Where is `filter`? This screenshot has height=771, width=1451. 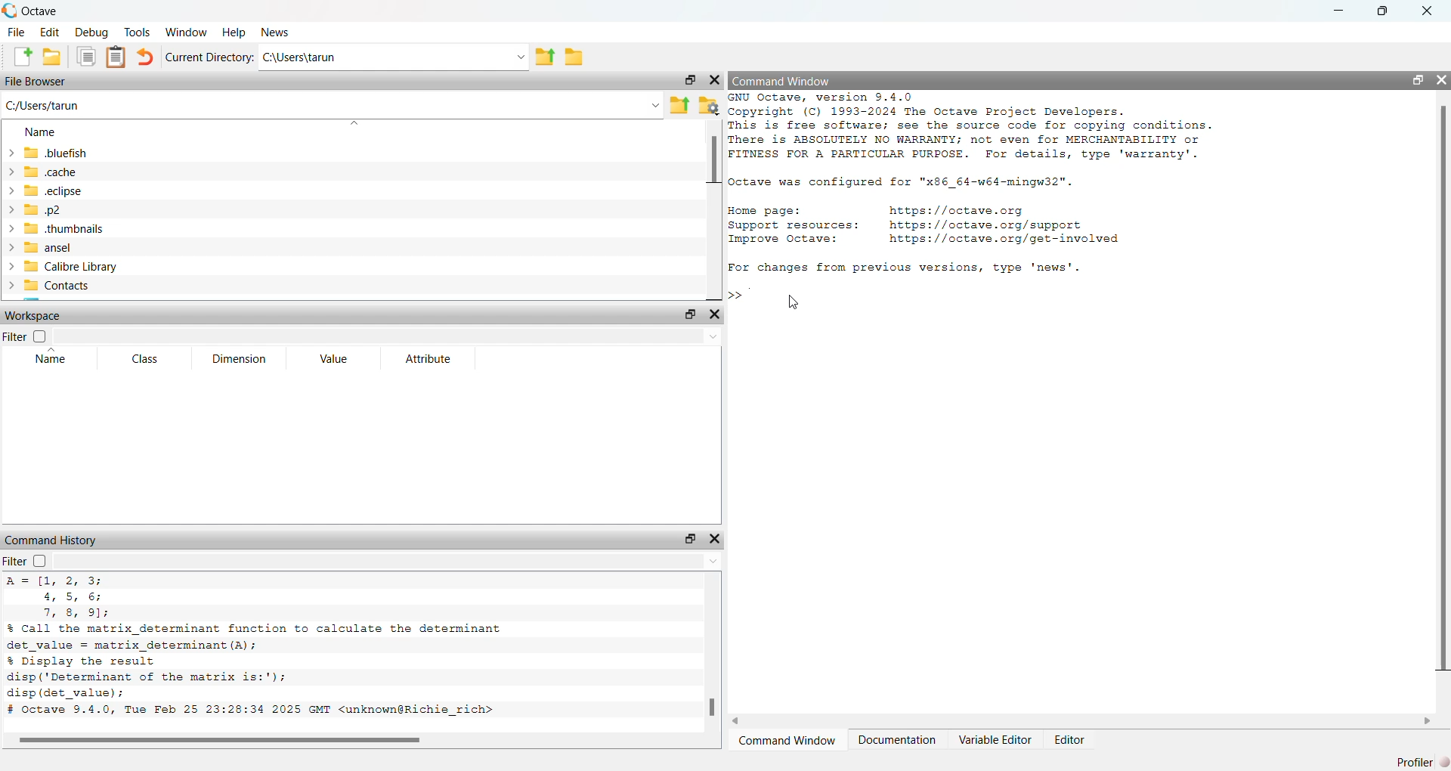
filter is located at coordinates (14, 562).